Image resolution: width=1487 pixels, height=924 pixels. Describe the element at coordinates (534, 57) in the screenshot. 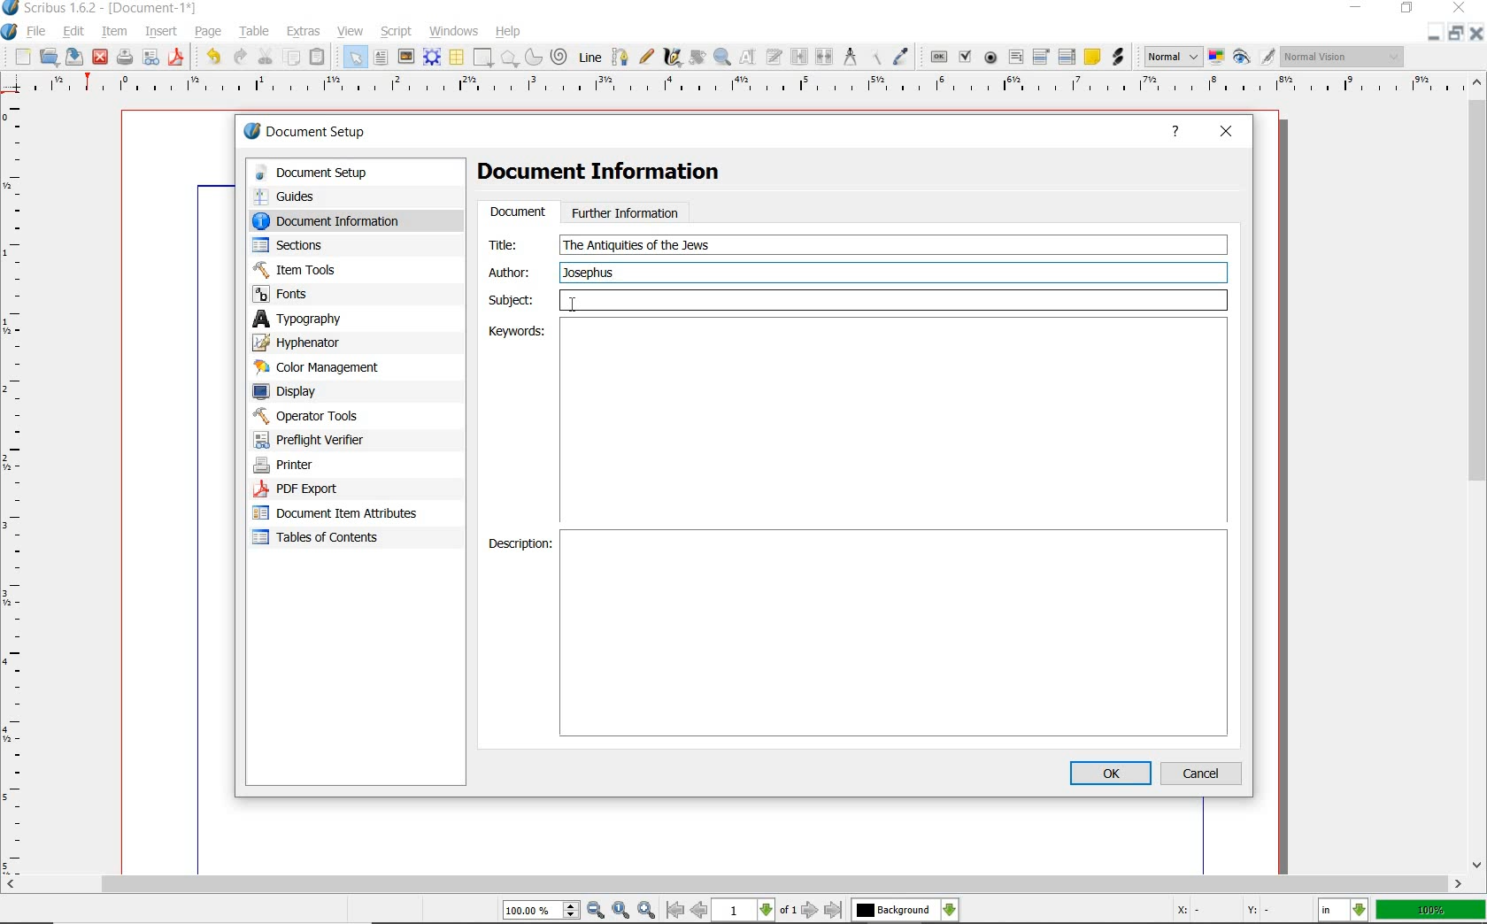

I see `arc` at that location.